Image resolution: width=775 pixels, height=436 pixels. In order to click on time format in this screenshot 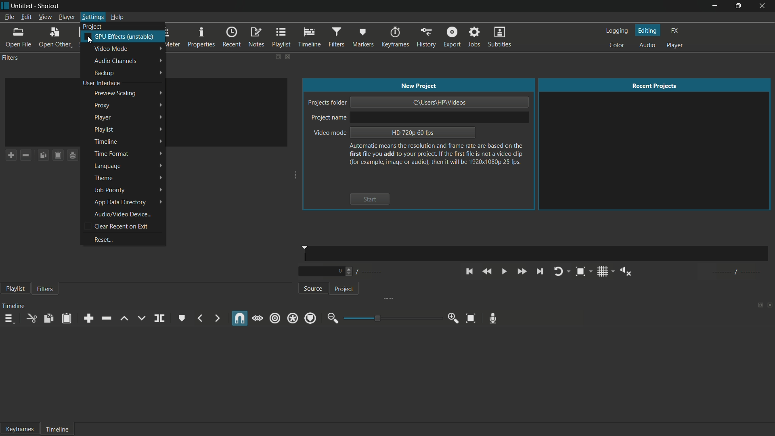, I will do `click(111, 153)`.